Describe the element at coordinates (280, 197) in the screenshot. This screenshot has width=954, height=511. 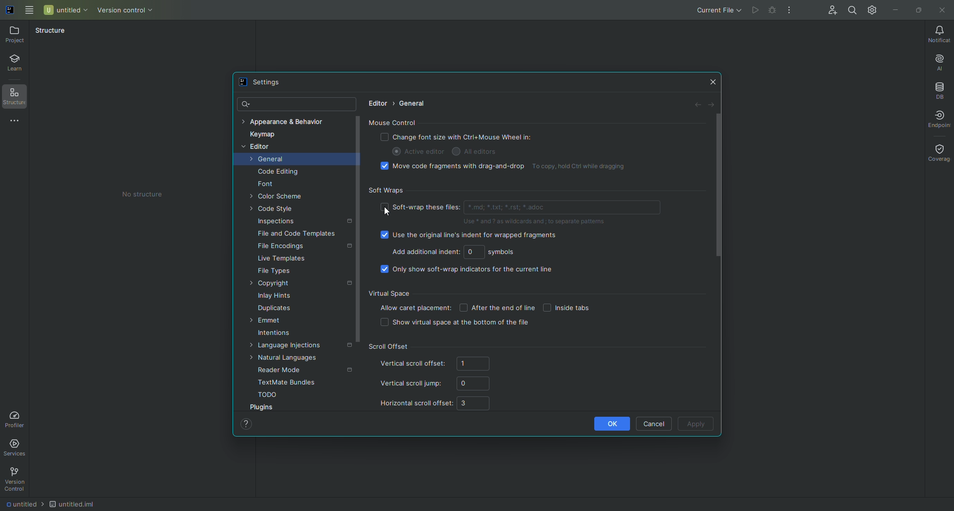
I see `Color Scheme` at that location.